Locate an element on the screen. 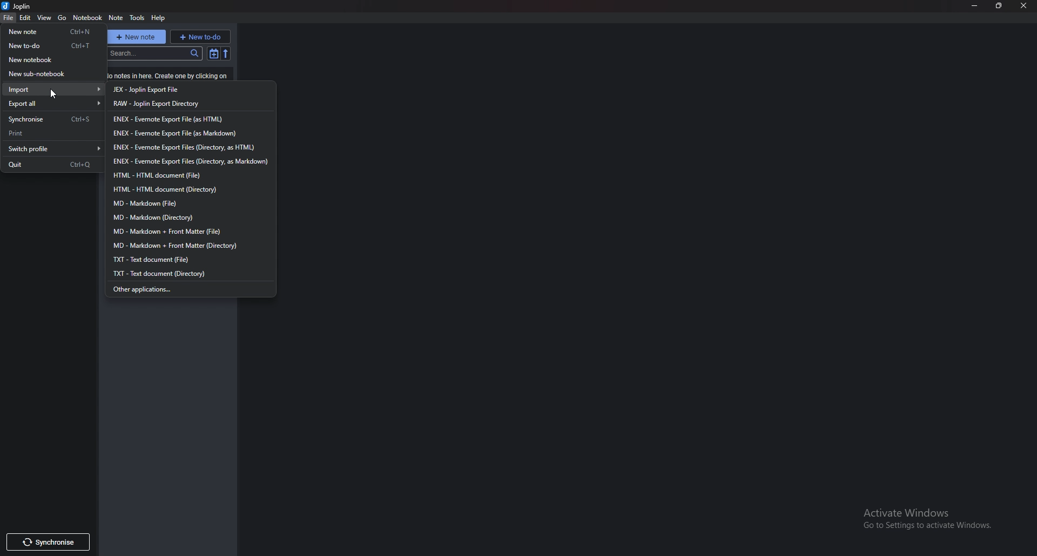 This screenshot has height=556, width=1037. new to do is located at coordinates (200, 37).